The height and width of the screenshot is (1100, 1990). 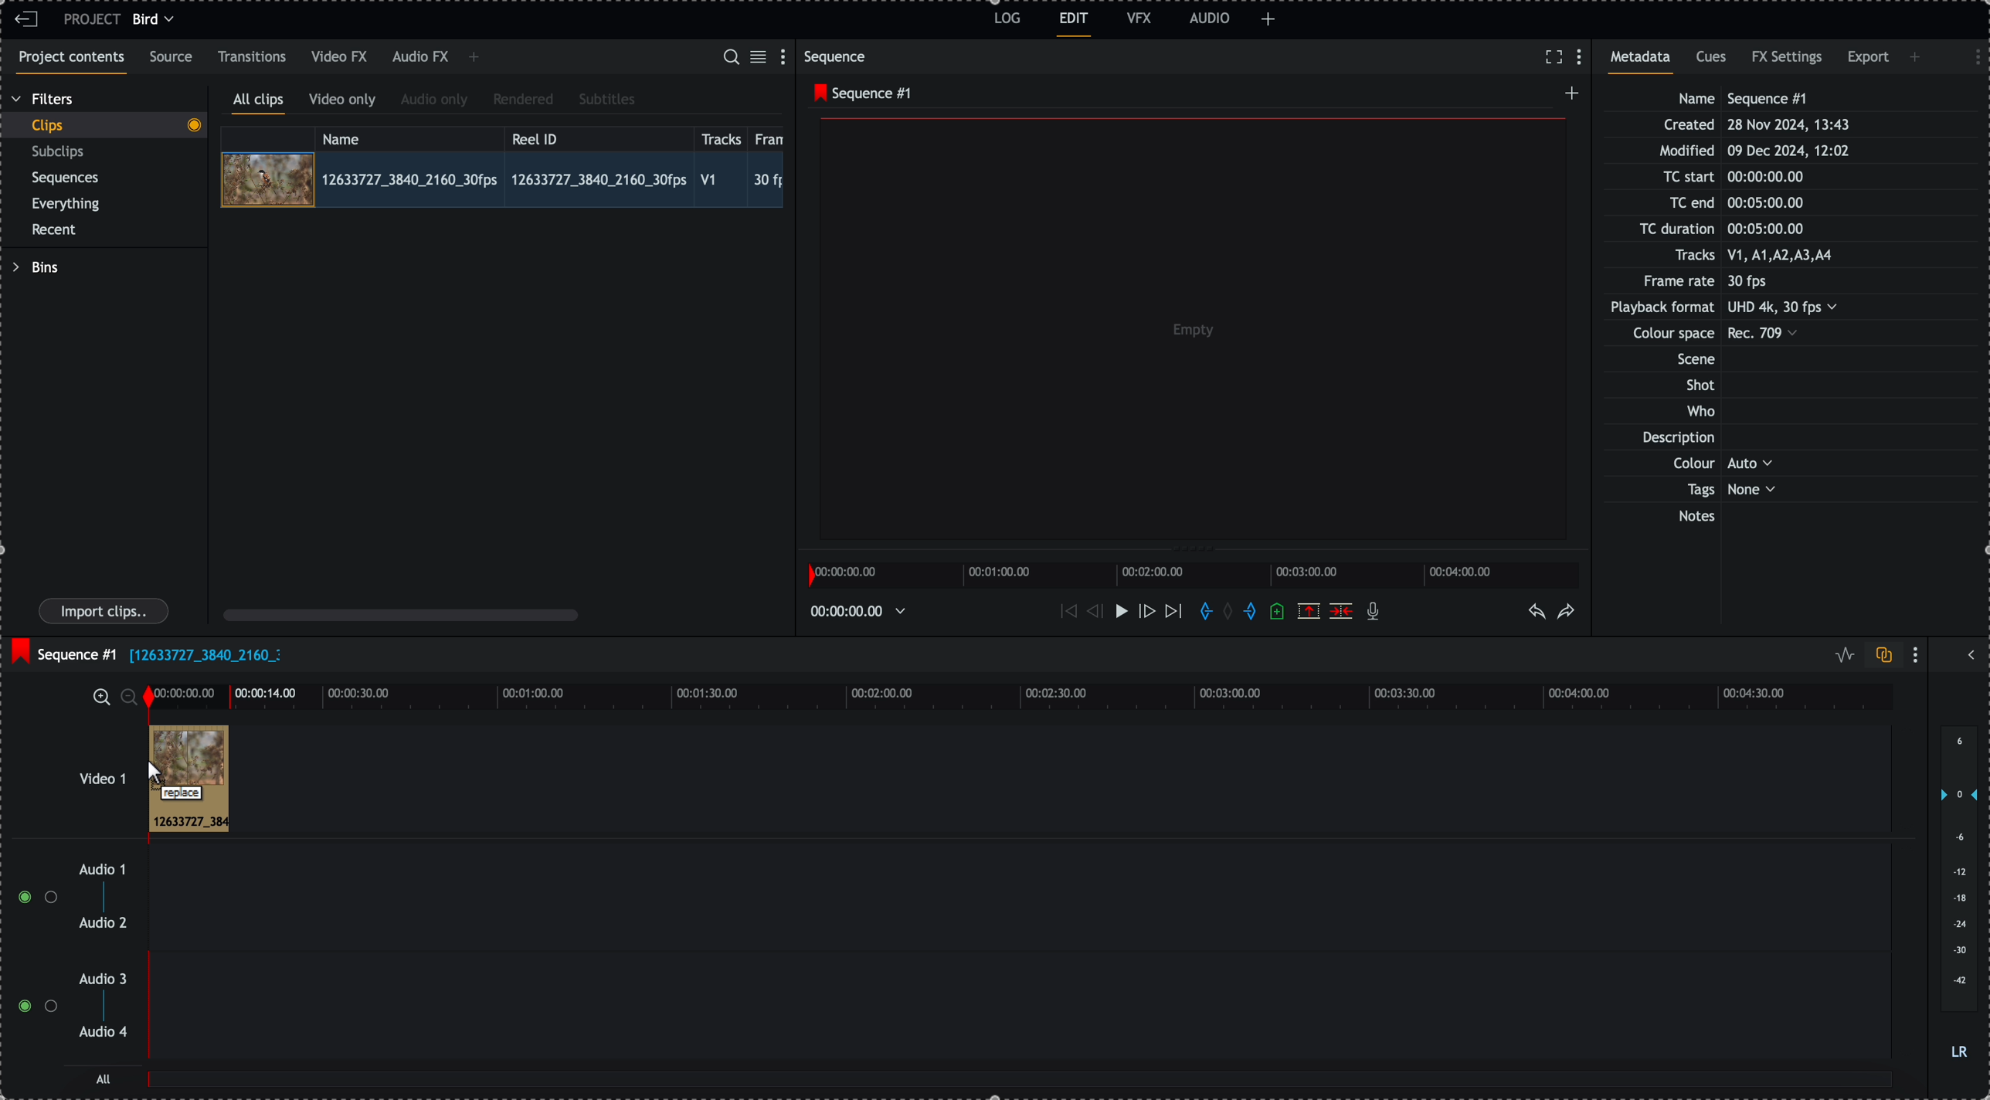 What do you see at coordinates (1018, 1015) in the screenshot?
I see `track audio` at bounding box center [1018, 1015].